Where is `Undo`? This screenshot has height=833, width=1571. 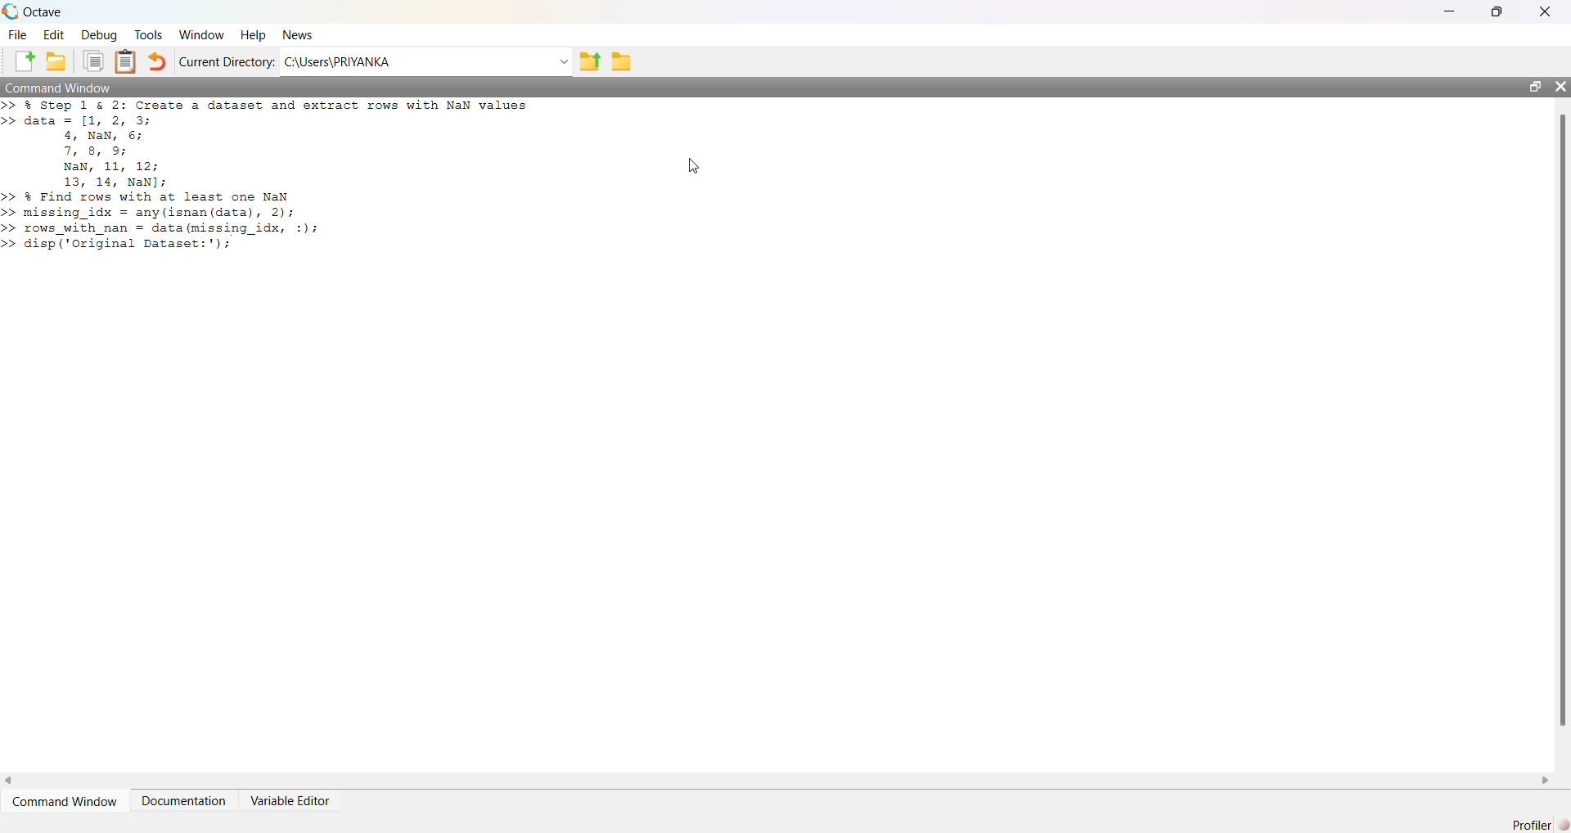 Undo is located at coordinates (155, 61).